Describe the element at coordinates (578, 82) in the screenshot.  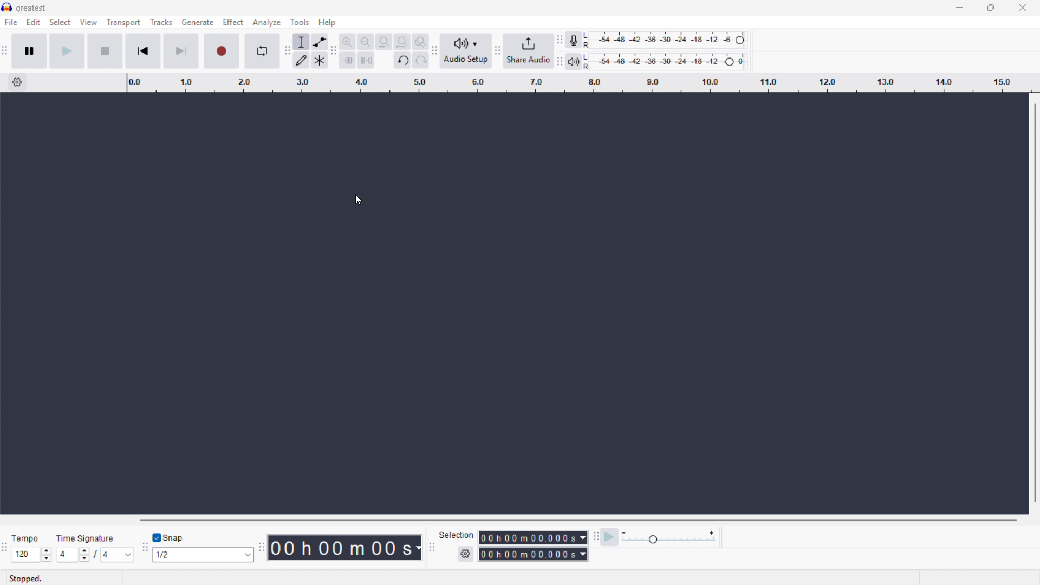
I see `Timeline ` at that location.